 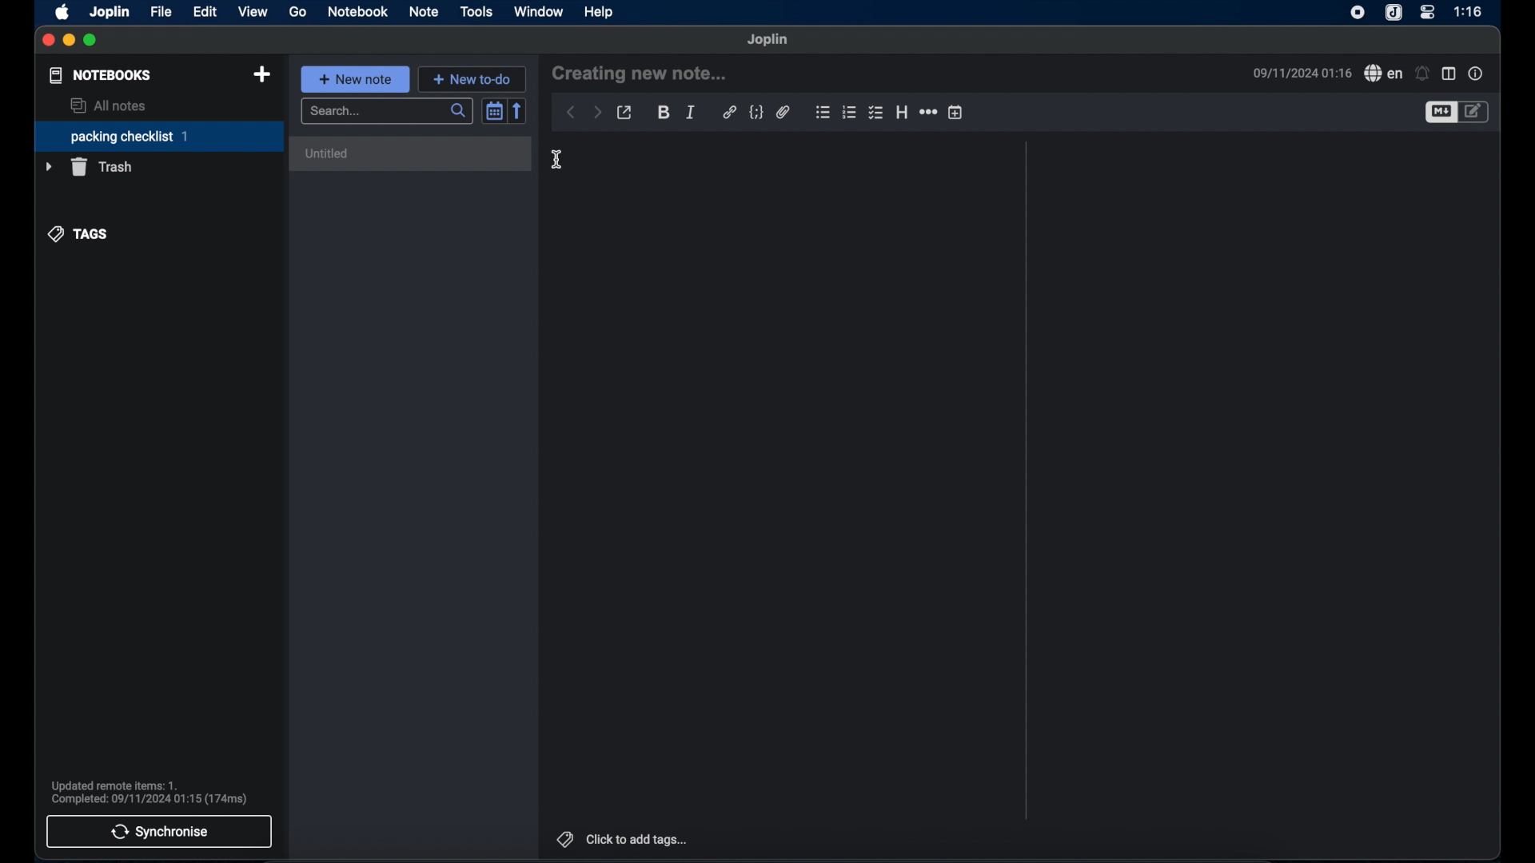 What do you see at coordinates (956, 113) in the screenshot?
I see `insert time` at bounding box center [956, 113].